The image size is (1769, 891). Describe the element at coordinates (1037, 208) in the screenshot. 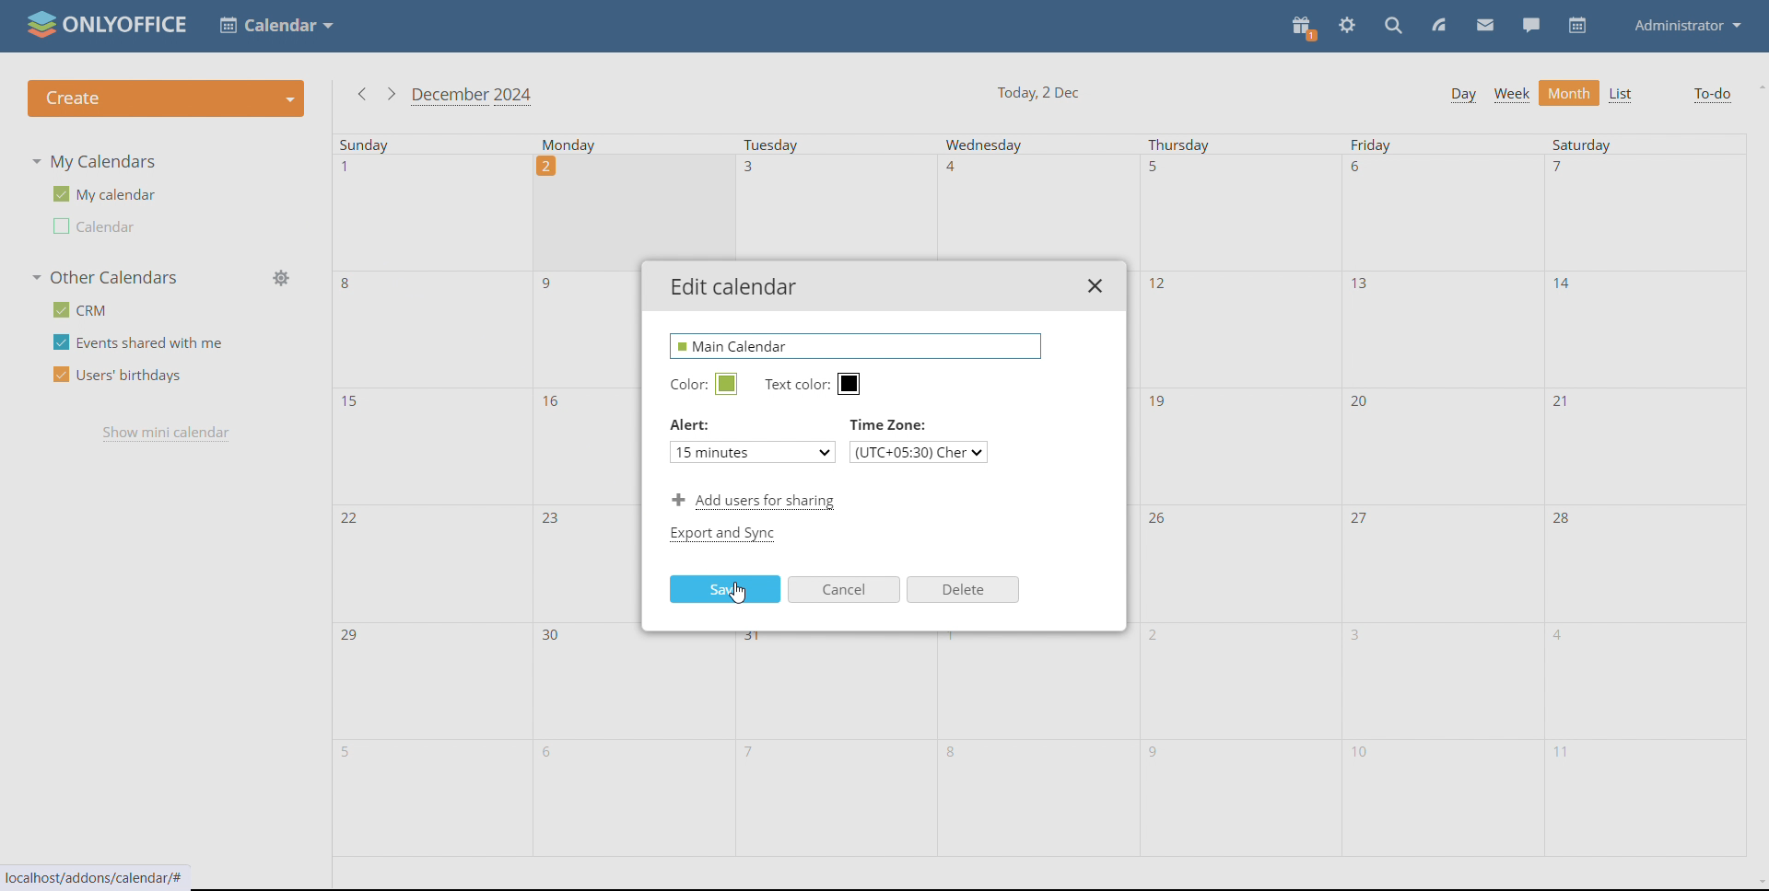

I see `` at that location.